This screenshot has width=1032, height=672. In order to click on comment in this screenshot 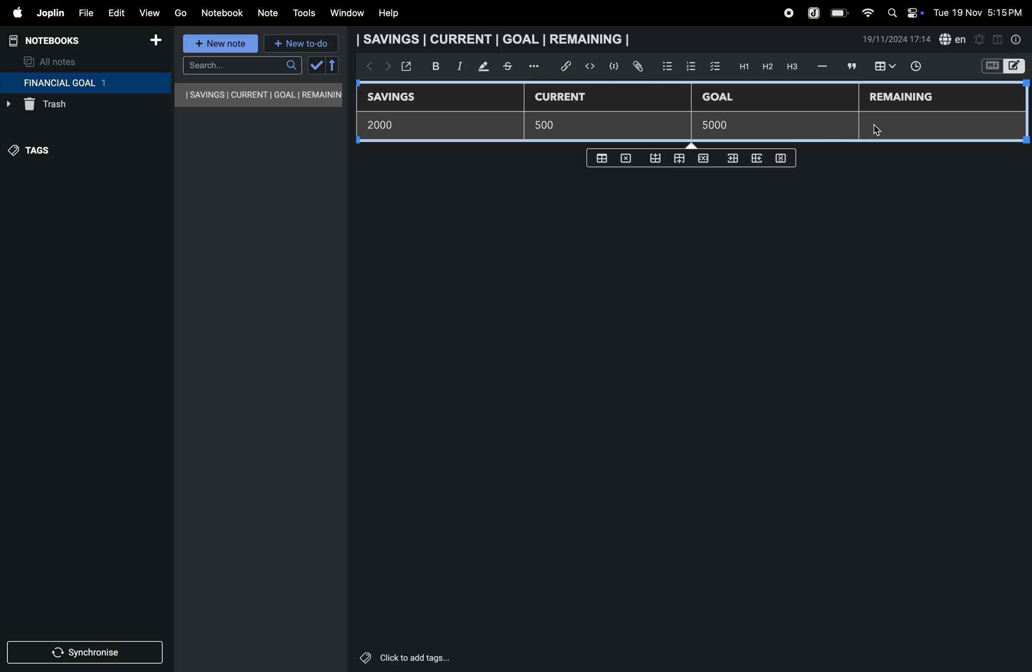, I will do `click(850, 66)`.